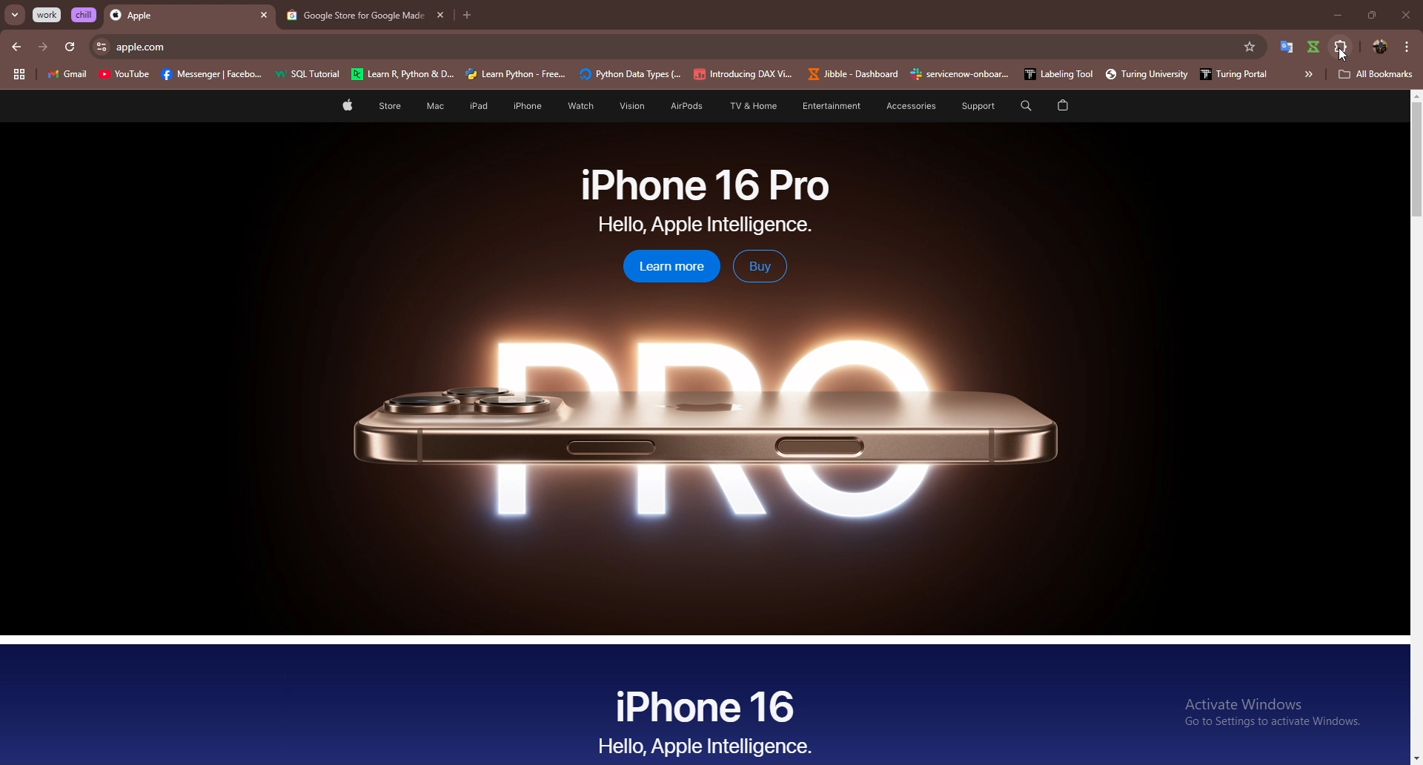  I want to click on Apple page, so click(346, 107).